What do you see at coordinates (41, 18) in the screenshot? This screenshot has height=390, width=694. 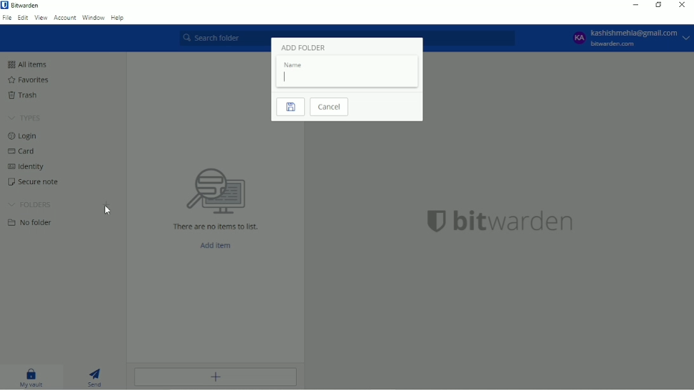 I see `View` at bounding box center [41, 18].